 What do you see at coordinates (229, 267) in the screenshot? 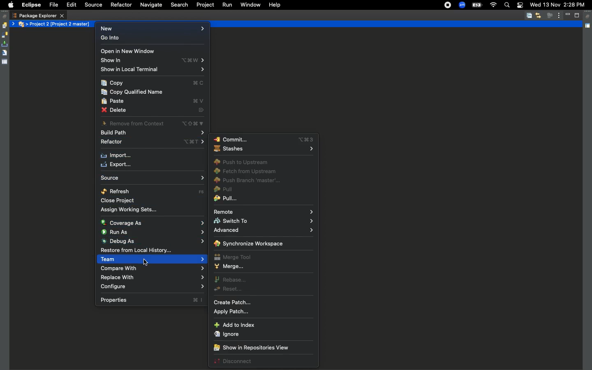
I see `Merge` at bounding box center [229, 267].